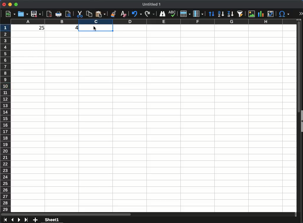 The image size is (303, 223). What do you see at coordinates (49, 14) in the screenshot?
I see `pdf preview` at bounding box center [49, 14].